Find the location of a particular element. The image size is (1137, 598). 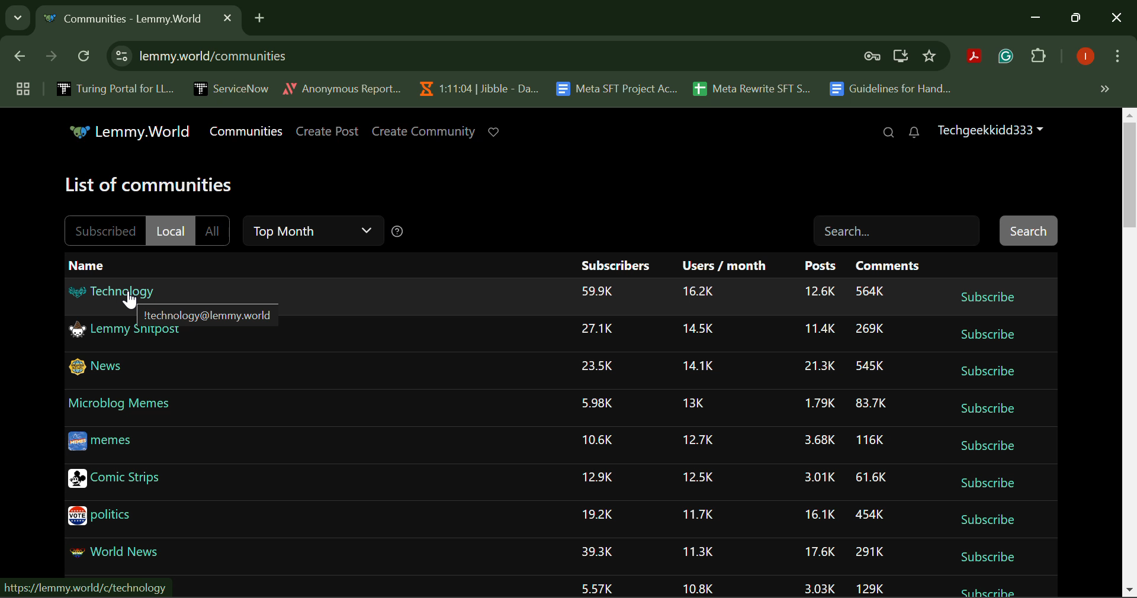

Comic Strips Community Link is located at coordinates (119, 480).